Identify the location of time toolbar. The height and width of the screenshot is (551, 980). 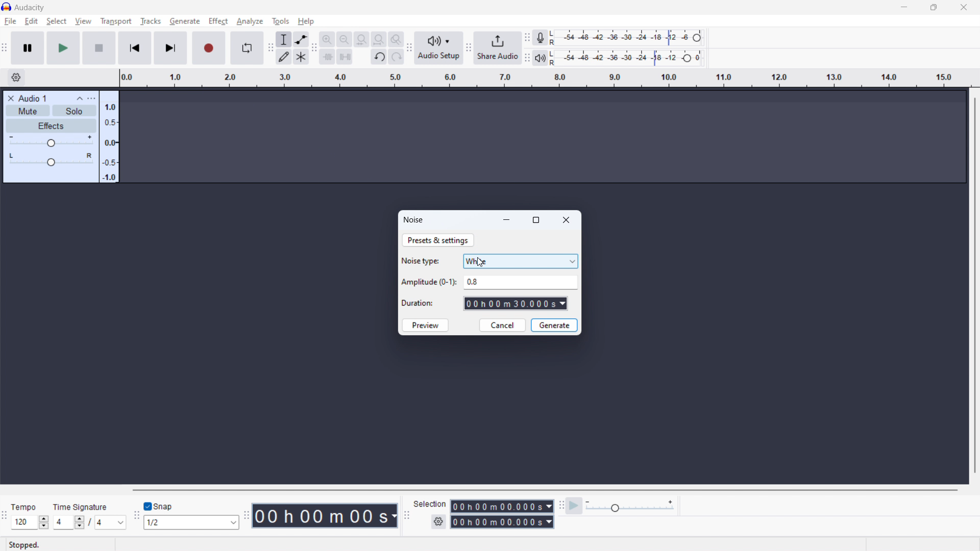
(248, 515).